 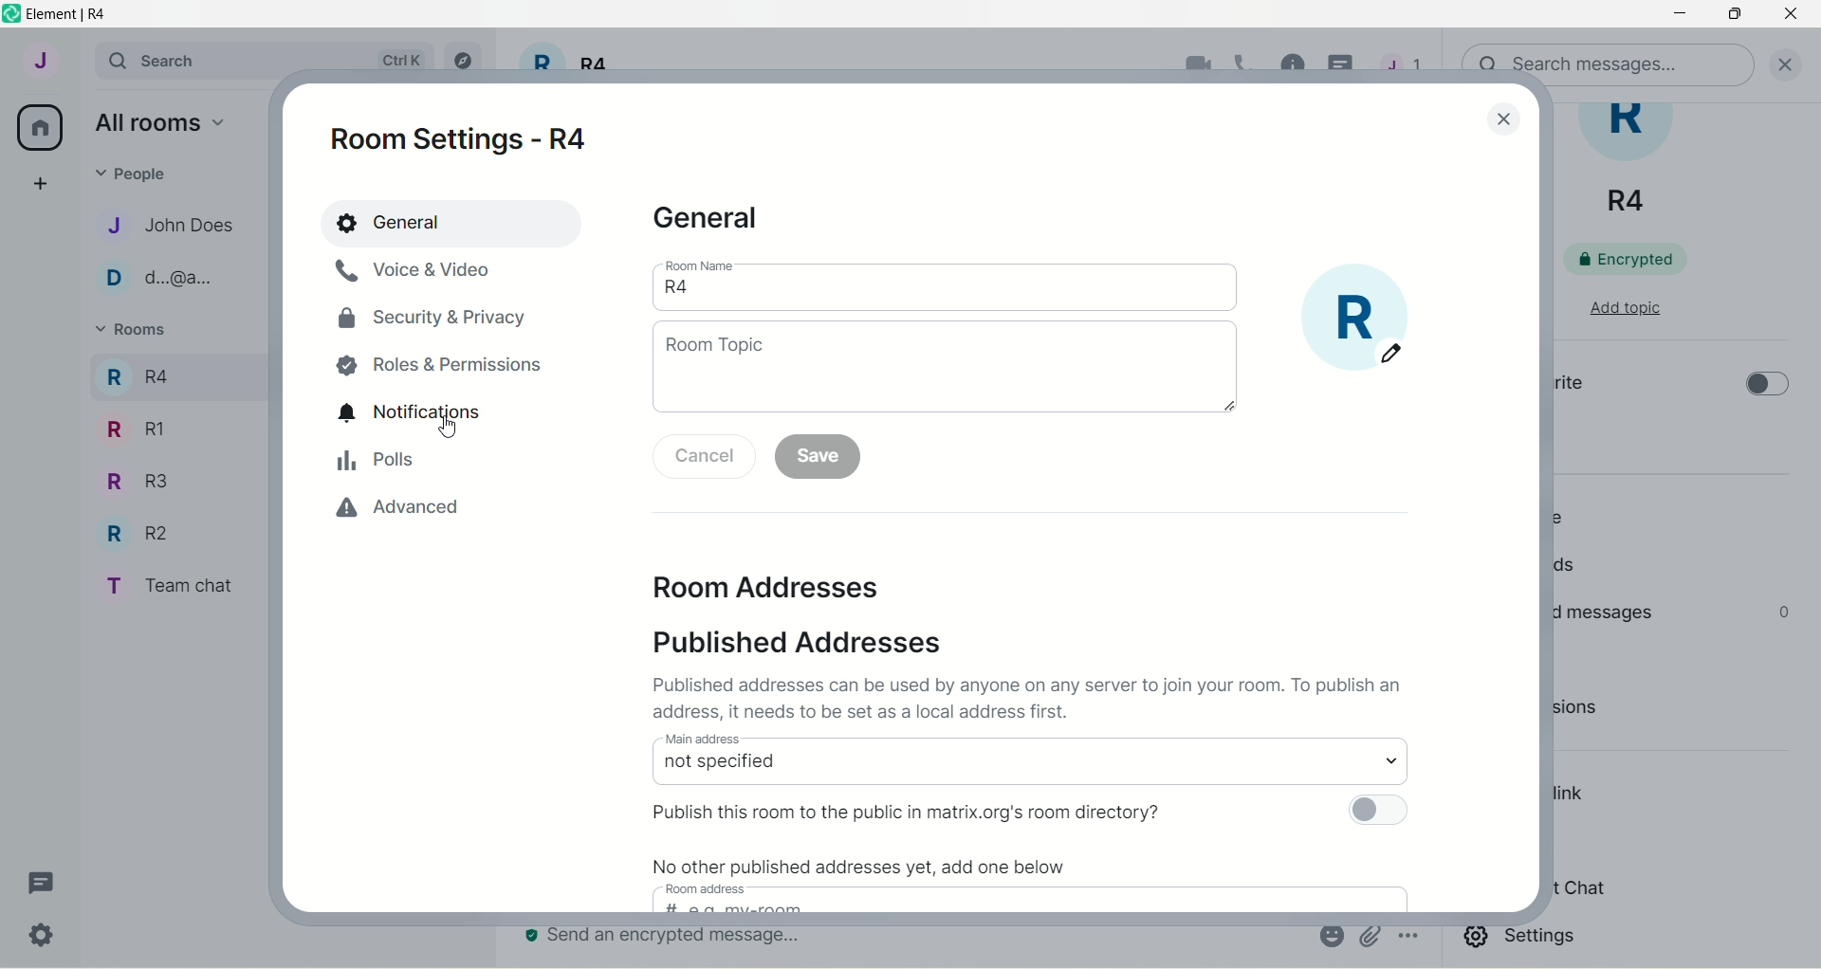 I want to click on account, so click(x=39, y=60).